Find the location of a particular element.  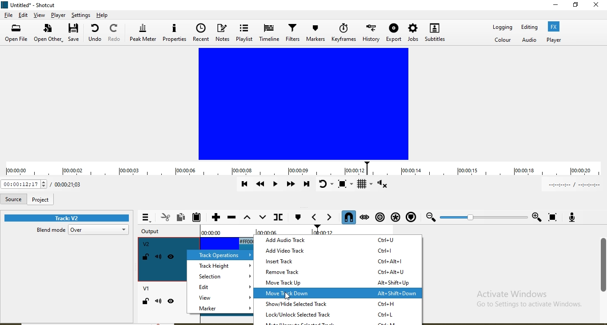

Playlist is located at coordinates (246, 34).